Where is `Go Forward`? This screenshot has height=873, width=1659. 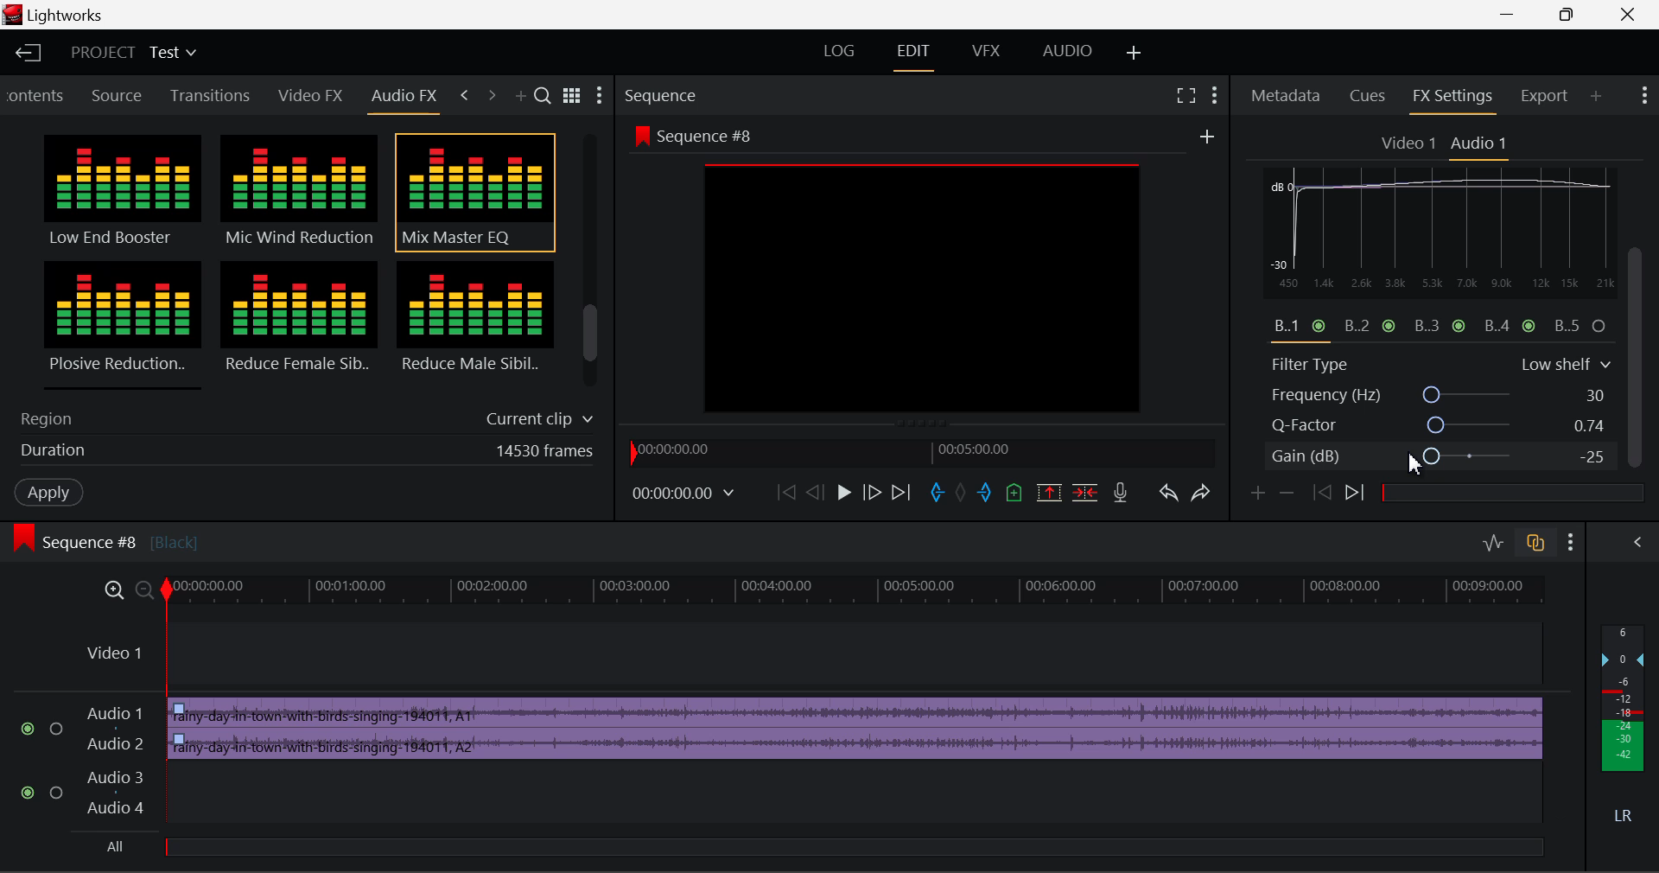
Go Forward is located at coordinates (871, 494).